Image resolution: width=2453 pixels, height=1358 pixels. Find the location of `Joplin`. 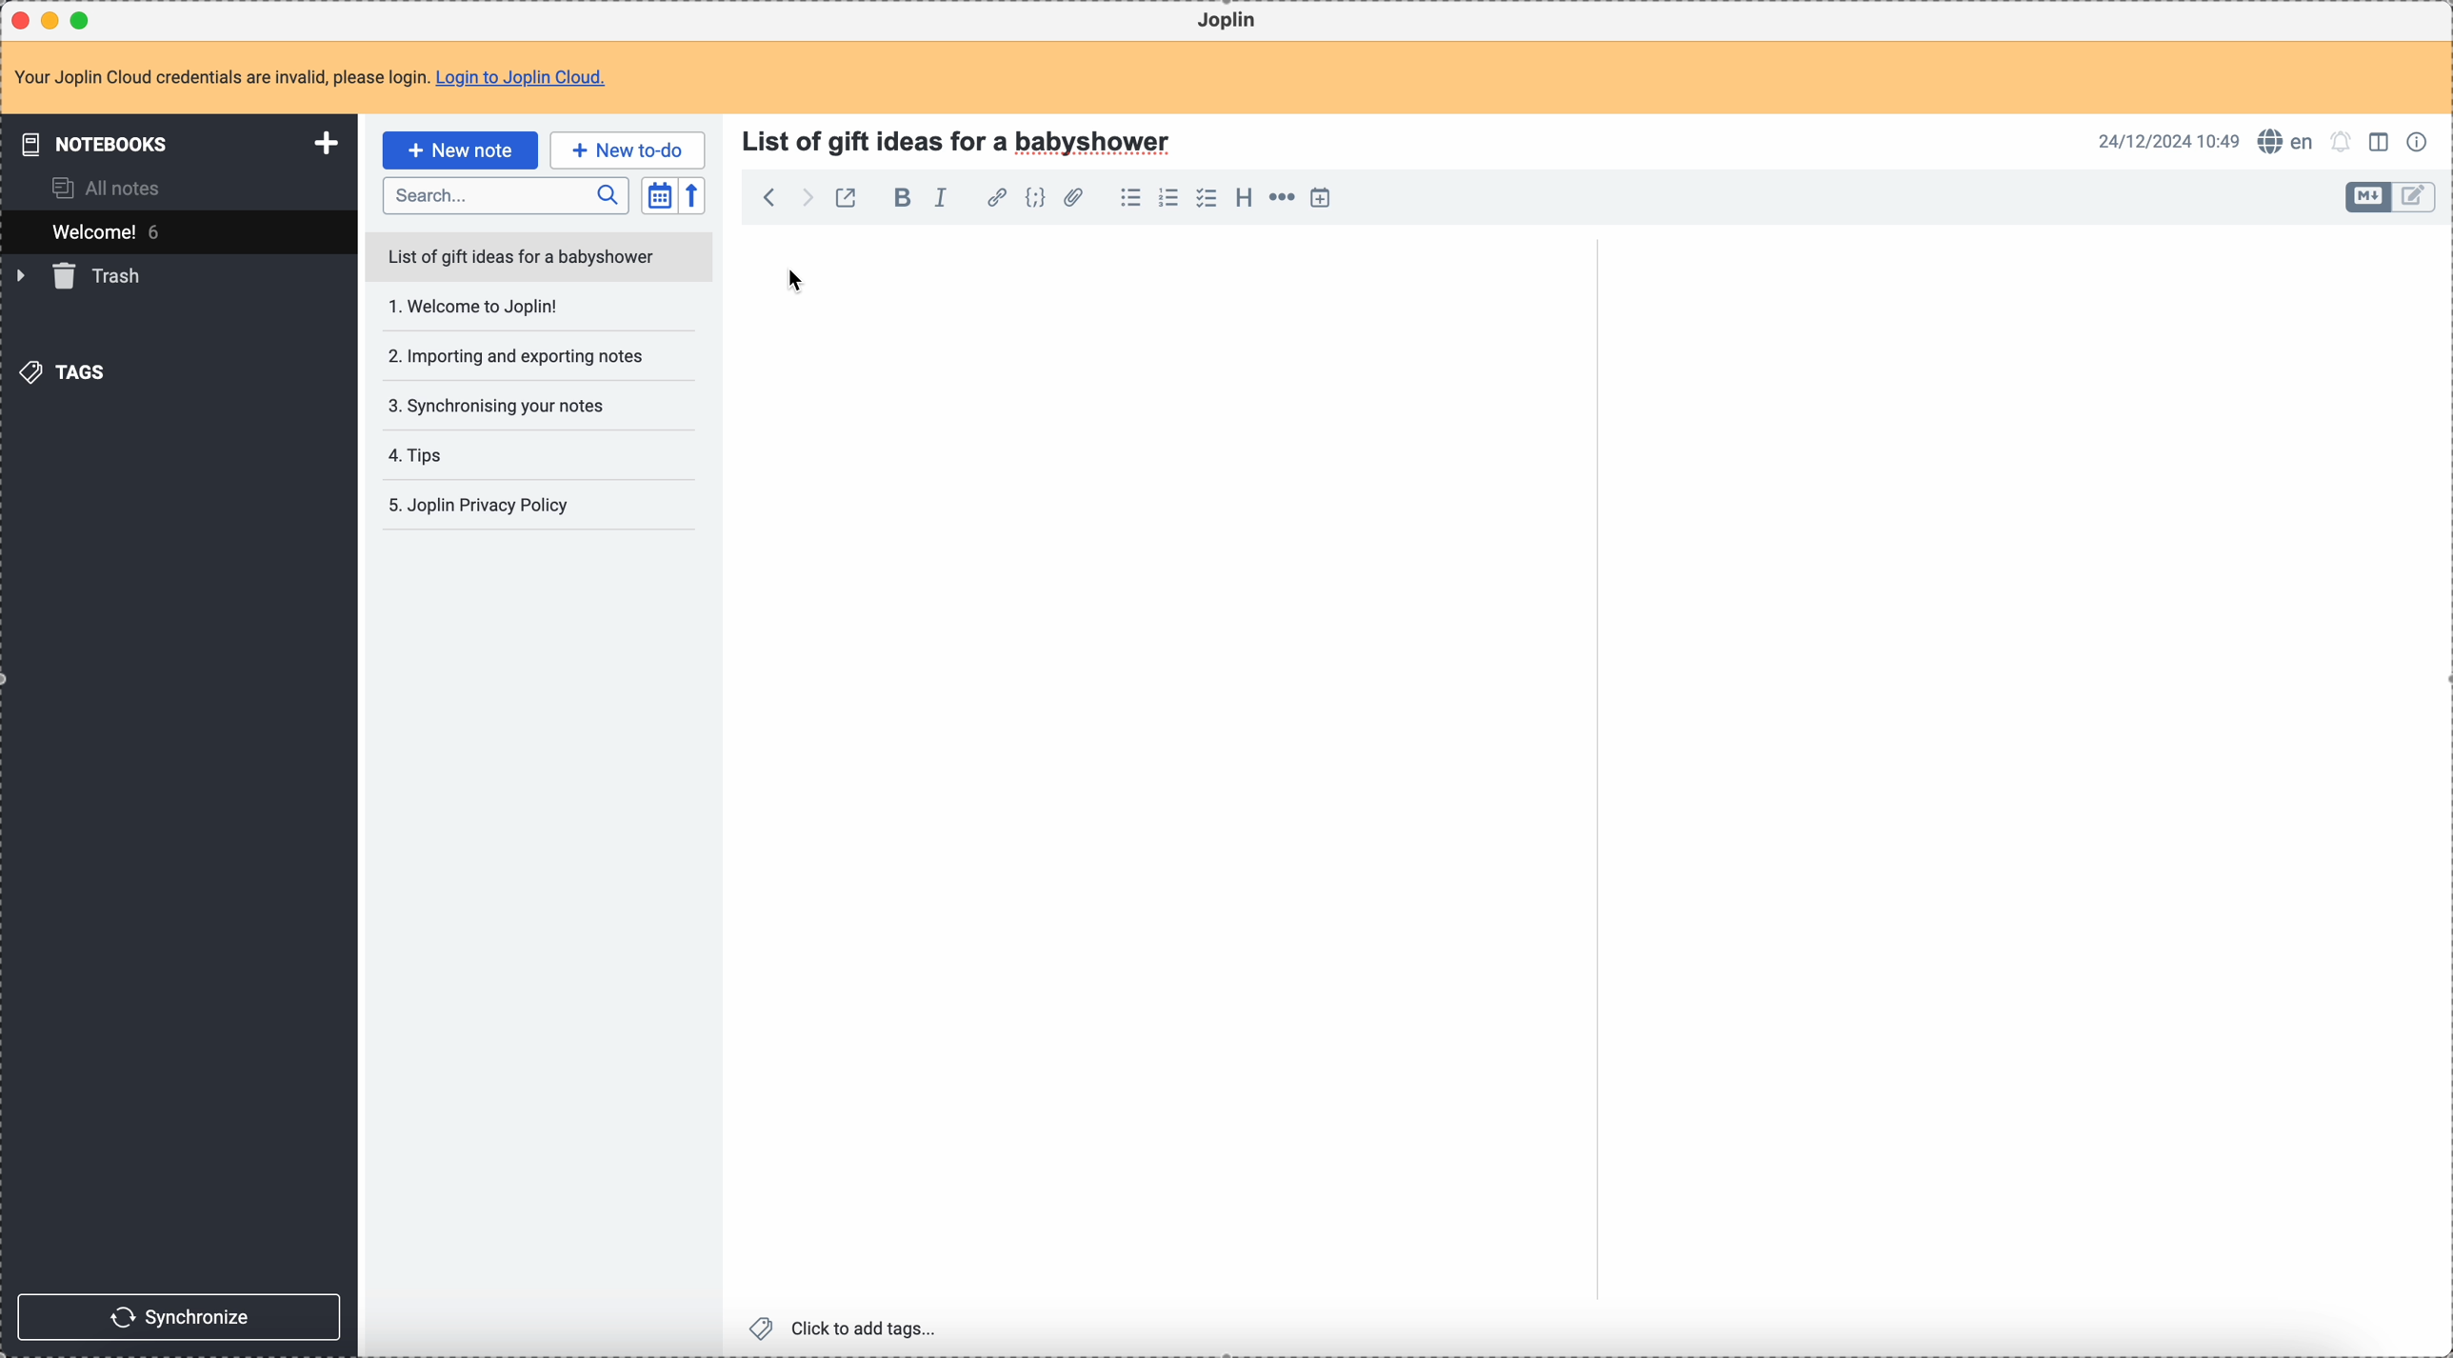

Joplin is located at coordinates (1231, 21).